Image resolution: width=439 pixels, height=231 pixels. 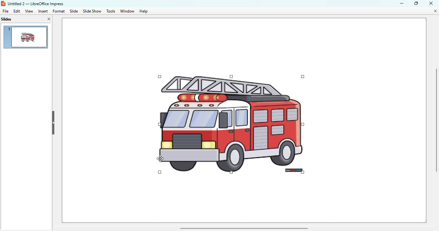 What do you see at coordinates (160, 158) in the screenshot?
I see `mouse up` at bounding box center [160, 158].